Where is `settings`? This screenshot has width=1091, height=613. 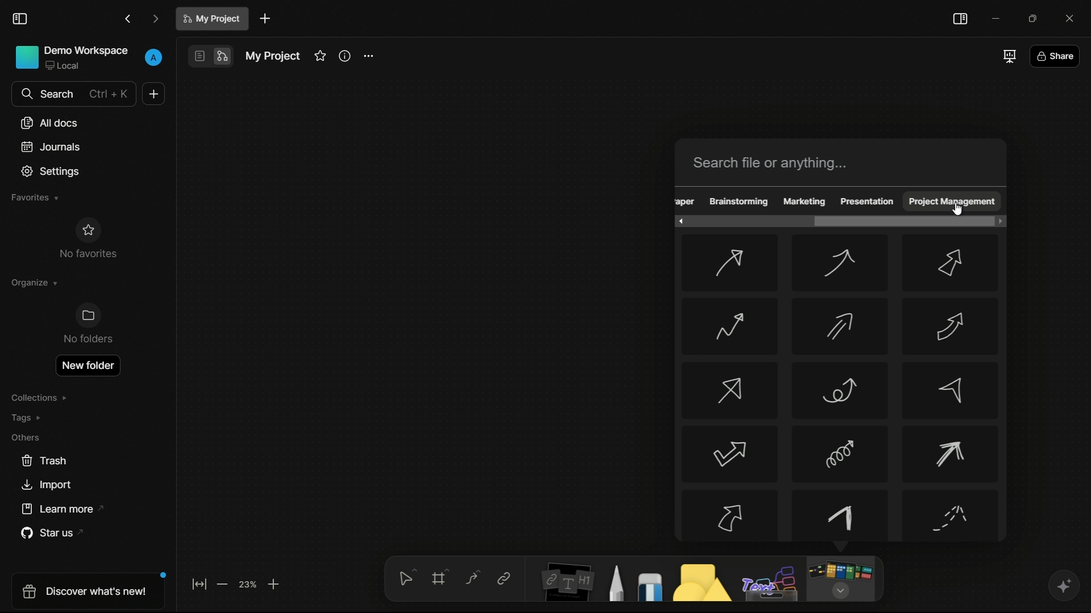 settings is located at coordinates (51, 171).